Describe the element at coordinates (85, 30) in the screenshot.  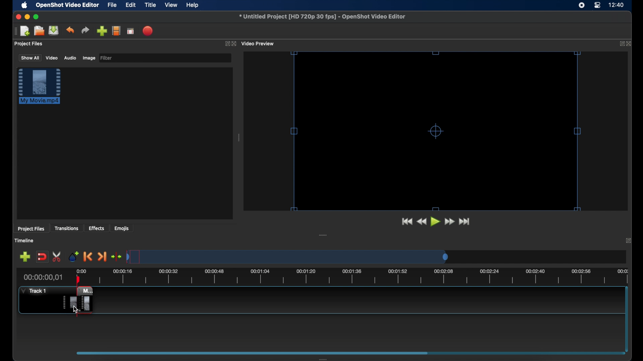
I see `redo` at that location.